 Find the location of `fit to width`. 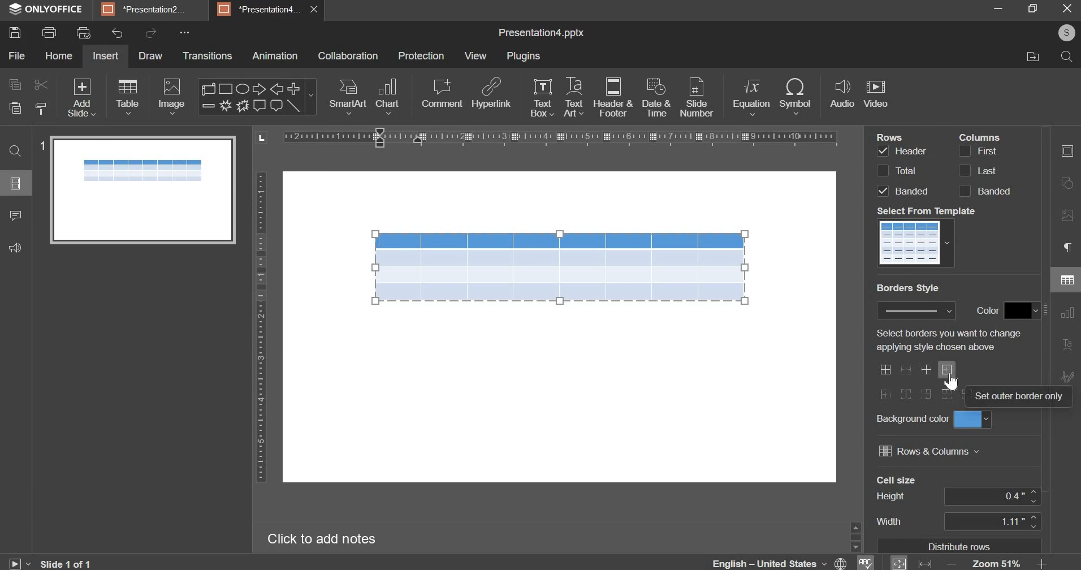

fit to width is located at coordinates (926, 564).